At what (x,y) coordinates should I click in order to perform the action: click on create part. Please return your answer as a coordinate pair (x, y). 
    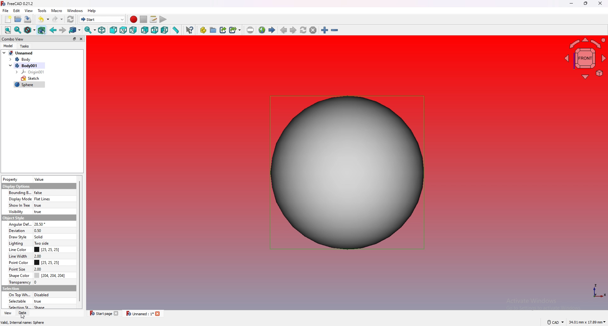
    Looking at the image, I should click on (203, 30).